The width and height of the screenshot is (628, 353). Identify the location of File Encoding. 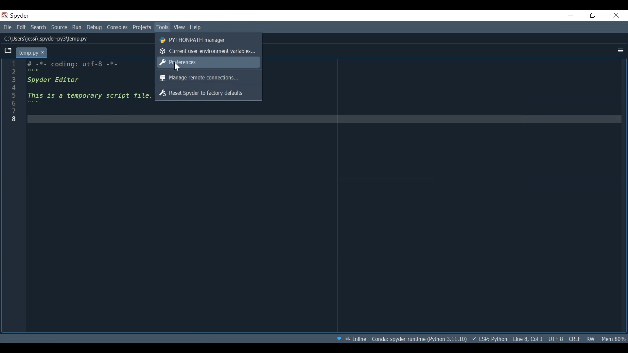
(555, 339).